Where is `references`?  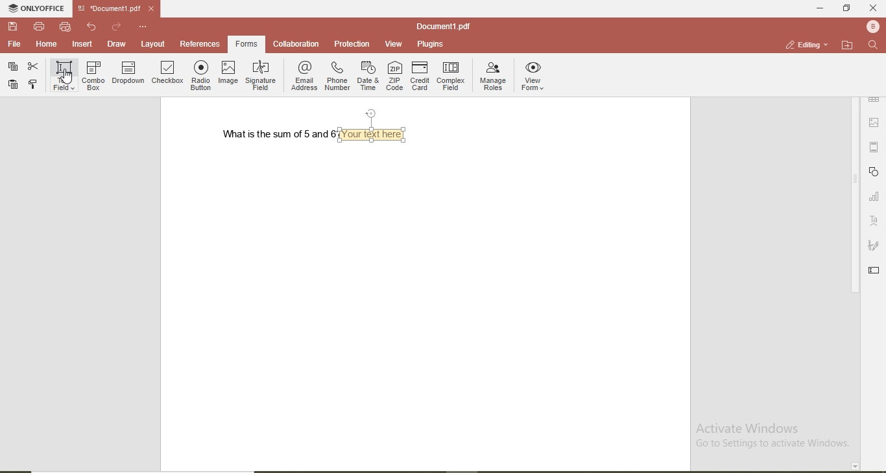
references is located at coordinates (200, 45).